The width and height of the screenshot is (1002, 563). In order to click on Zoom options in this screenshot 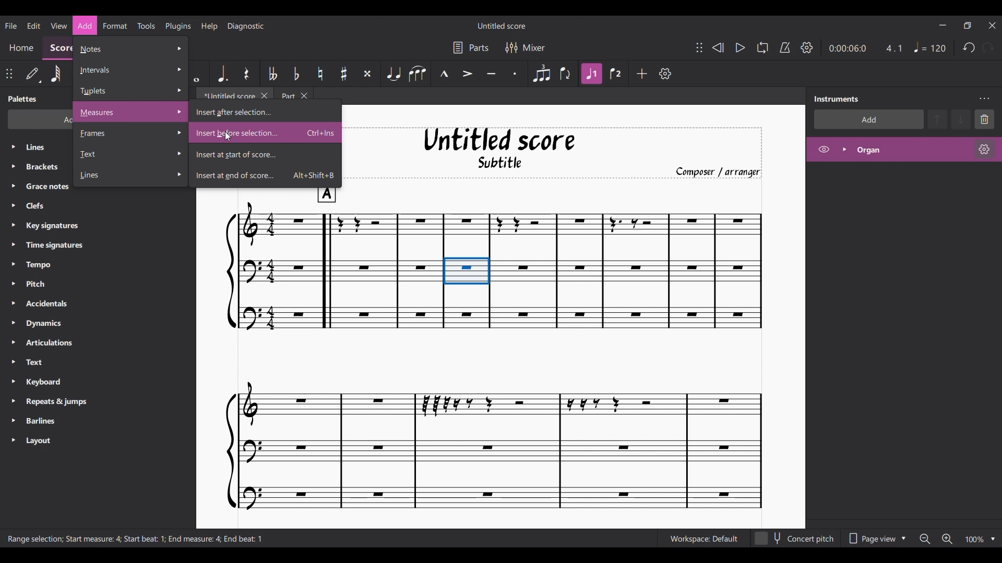, I will do `click(993, 539)`.